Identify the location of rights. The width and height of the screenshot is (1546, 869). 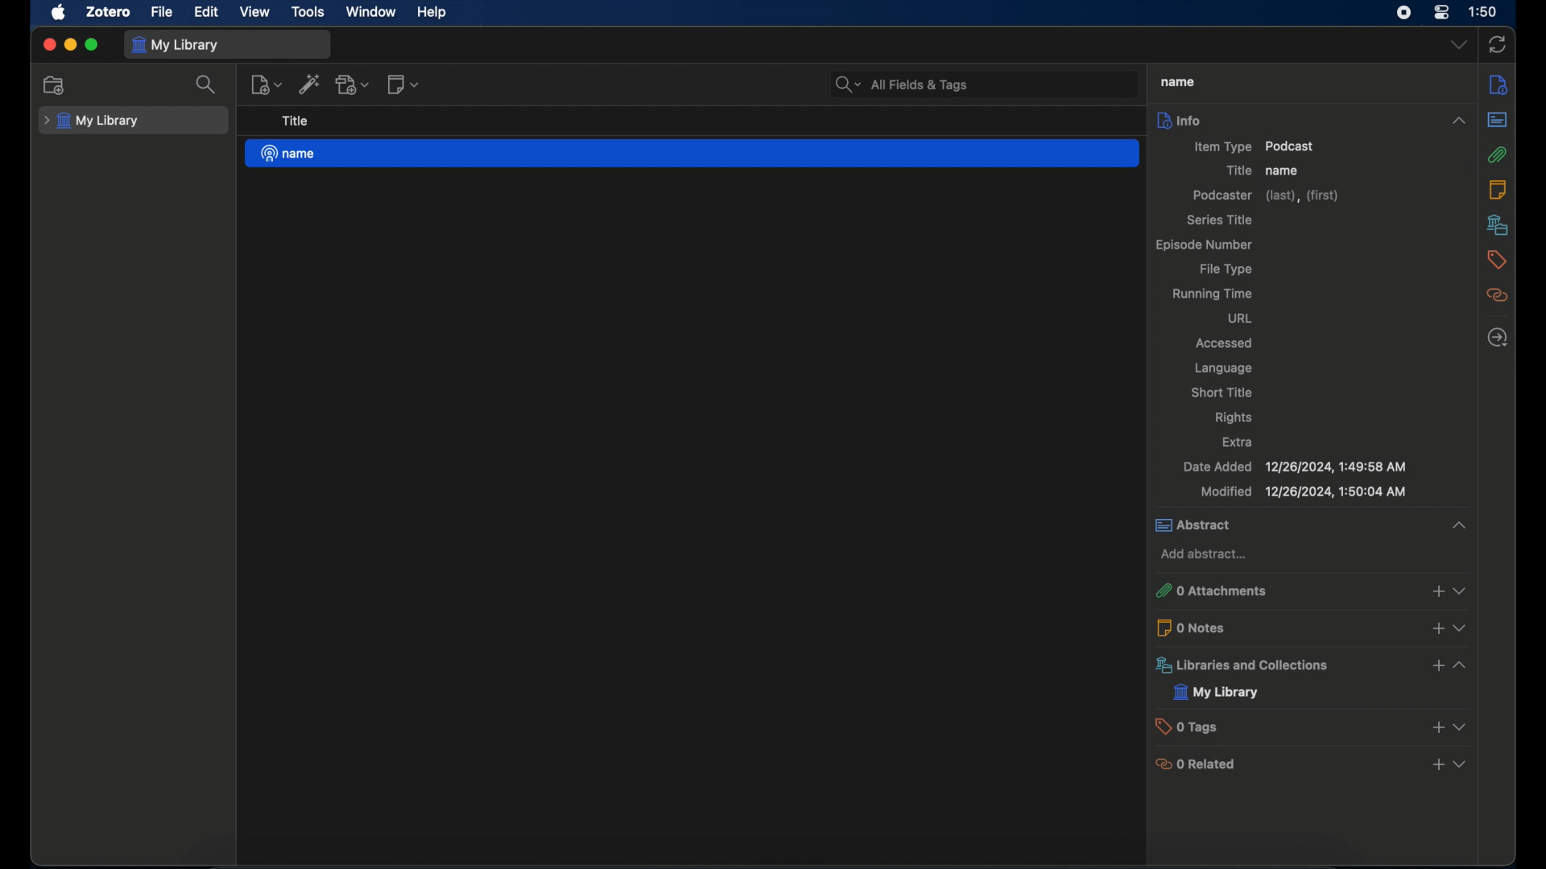
(1236, 417).